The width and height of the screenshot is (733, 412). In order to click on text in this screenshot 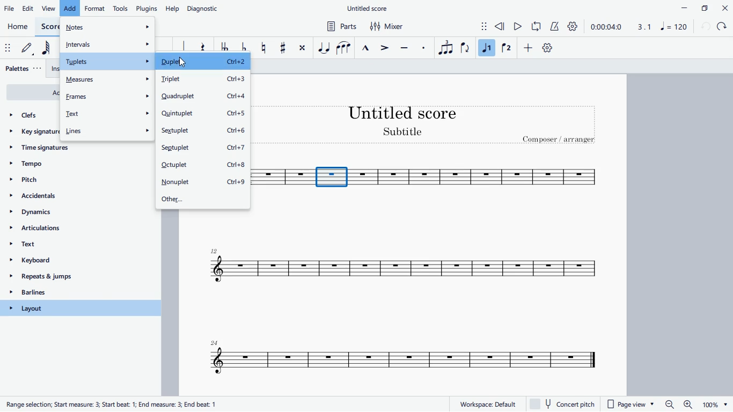, I will do `click(76, 246)`.